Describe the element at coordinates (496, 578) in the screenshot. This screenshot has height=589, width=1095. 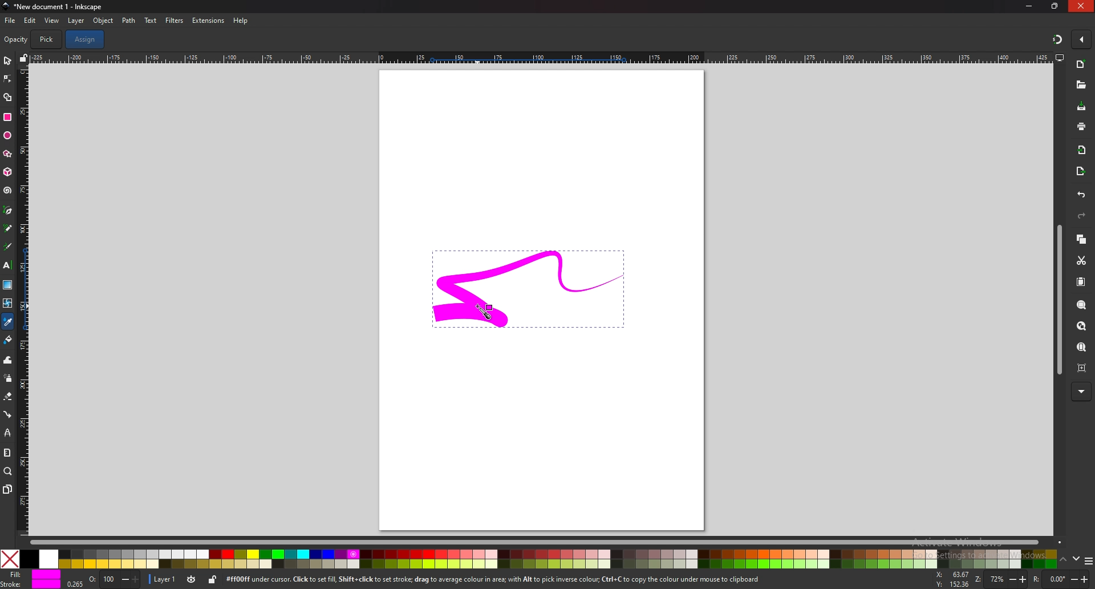
I see `info` at that location.